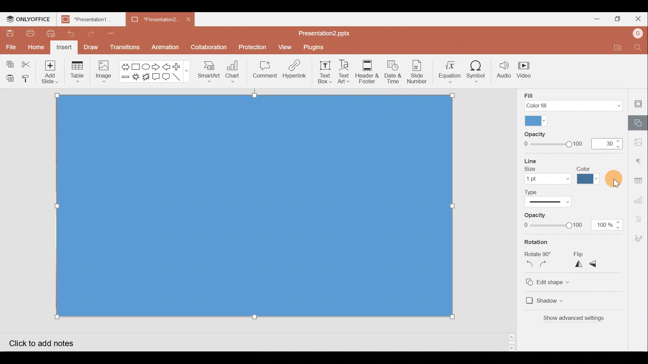 The height and width of the screenshot is (364, 648). I want to click on Image, so click(104, 71).